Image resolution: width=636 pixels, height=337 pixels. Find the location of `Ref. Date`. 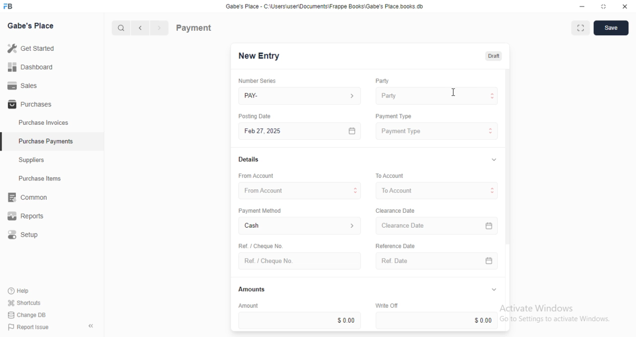

Ref. Date is located at coordinates (437, 261).